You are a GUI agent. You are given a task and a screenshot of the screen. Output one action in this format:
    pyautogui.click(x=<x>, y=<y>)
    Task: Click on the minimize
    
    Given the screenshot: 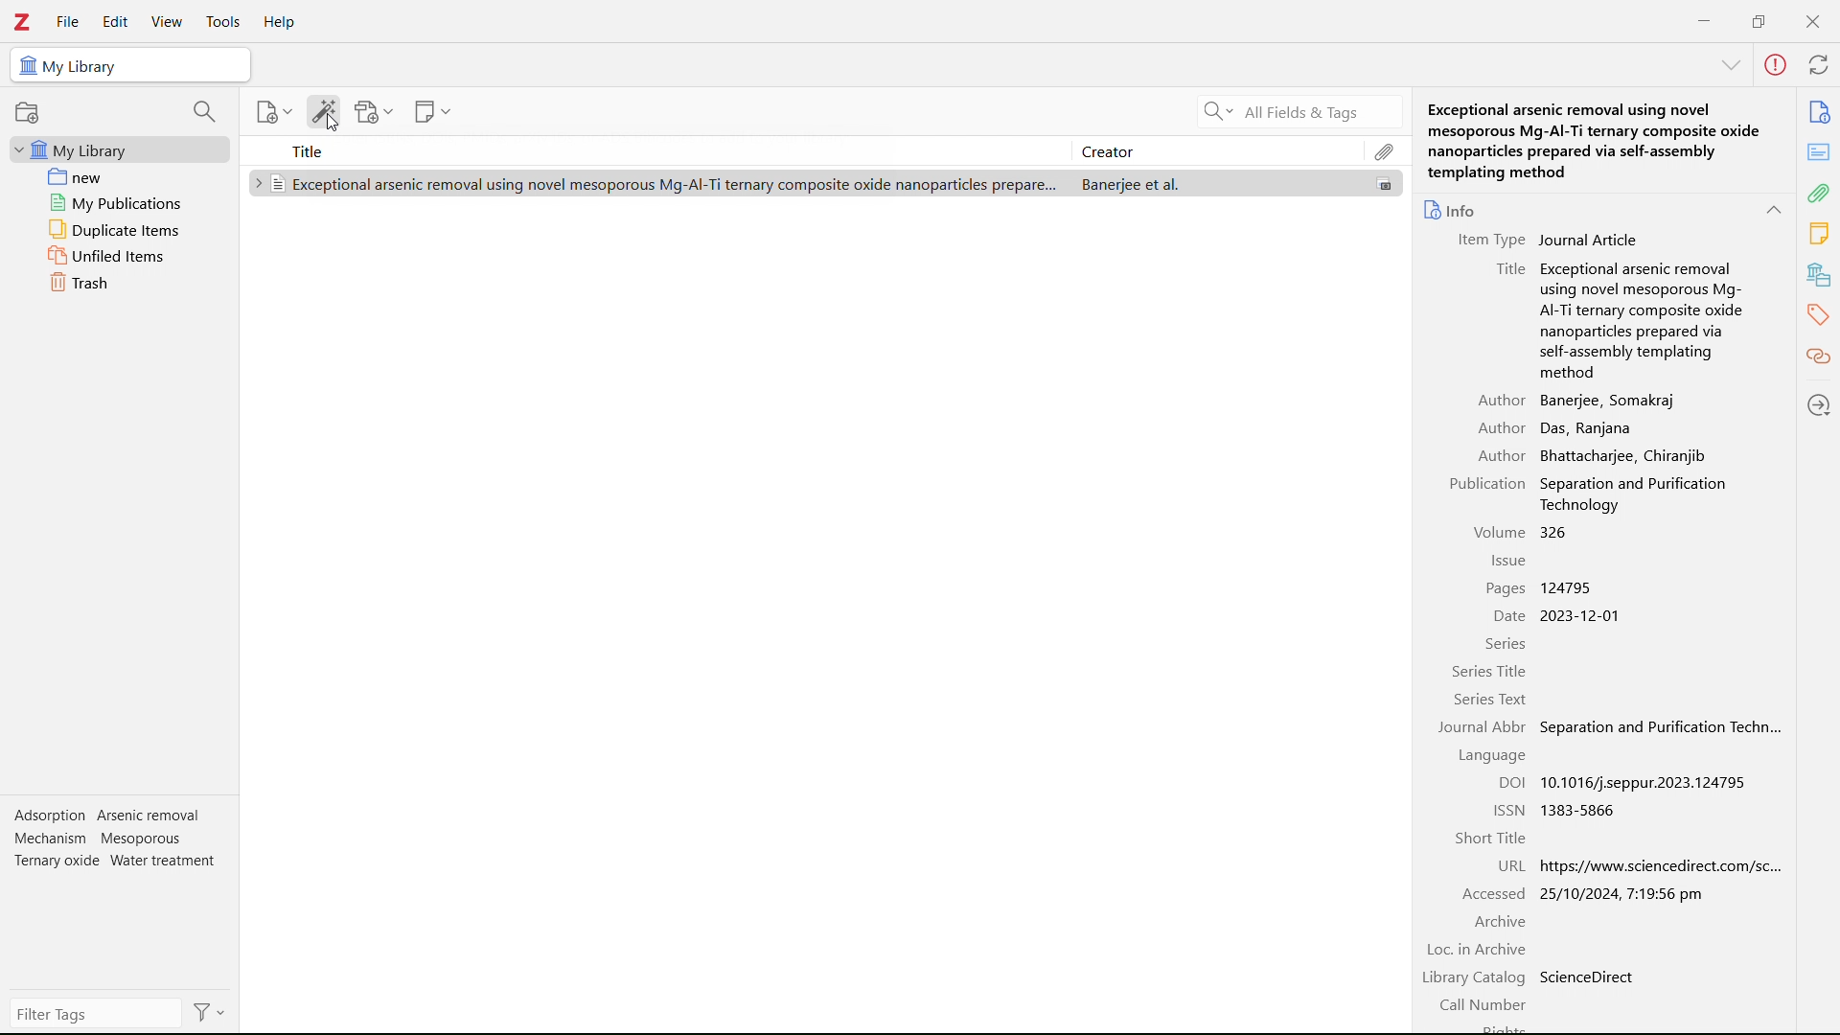 What is the action you would take?
    pyautogui.click(x=1704, y=19)
    